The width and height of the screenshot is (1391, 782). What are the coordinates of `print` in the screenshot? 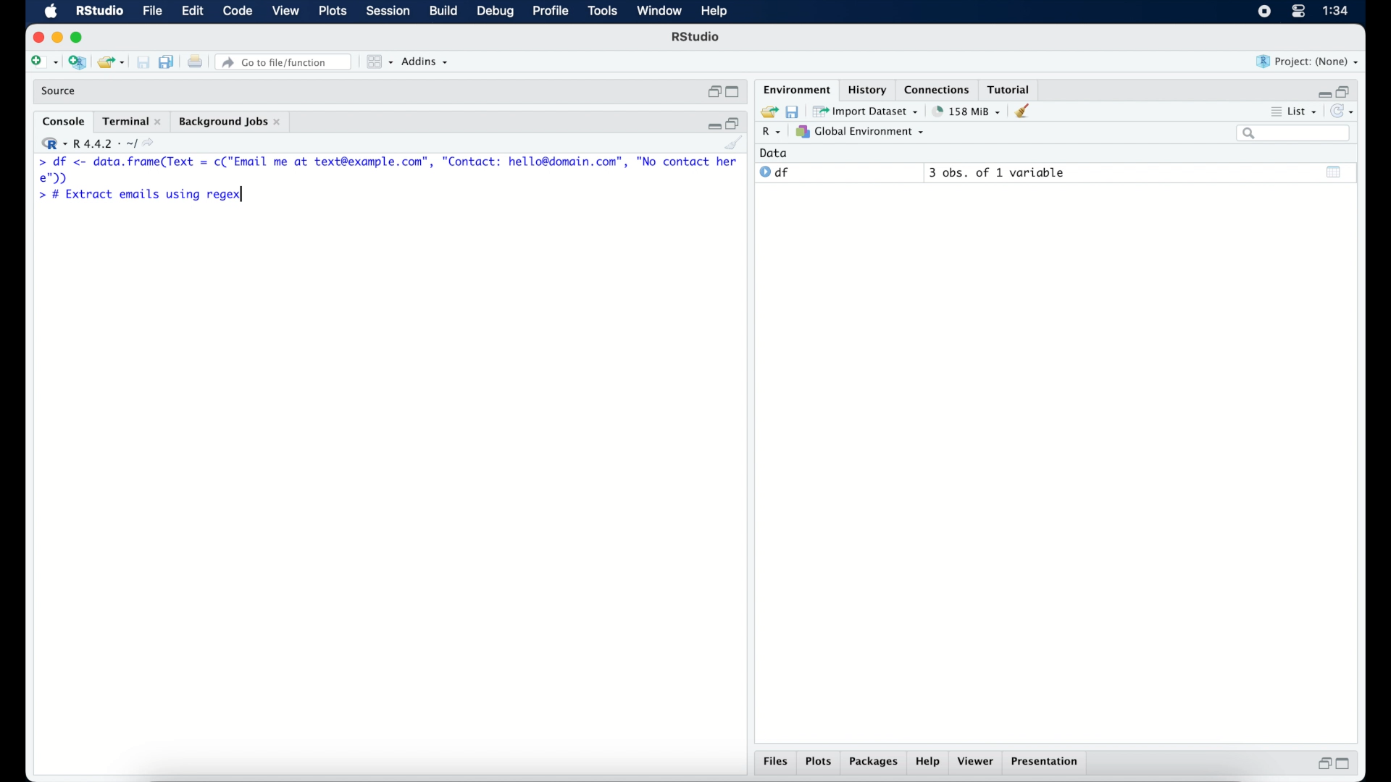 It's located at (143, 62).